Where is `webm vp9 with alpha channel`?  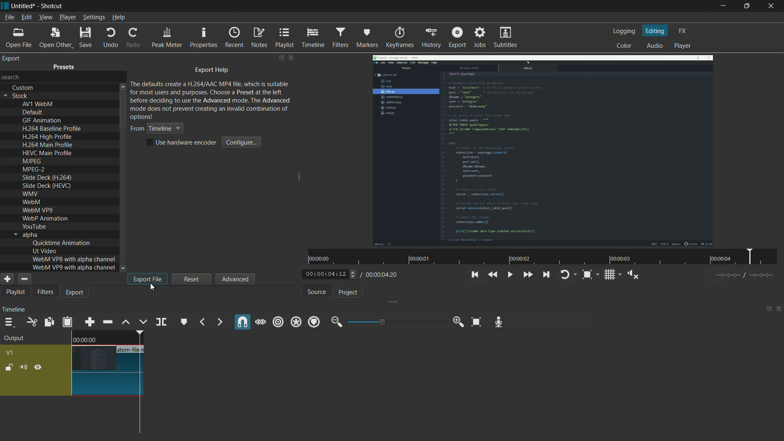 webm vp9 with alpha channel is located at coordinates (74, 267).